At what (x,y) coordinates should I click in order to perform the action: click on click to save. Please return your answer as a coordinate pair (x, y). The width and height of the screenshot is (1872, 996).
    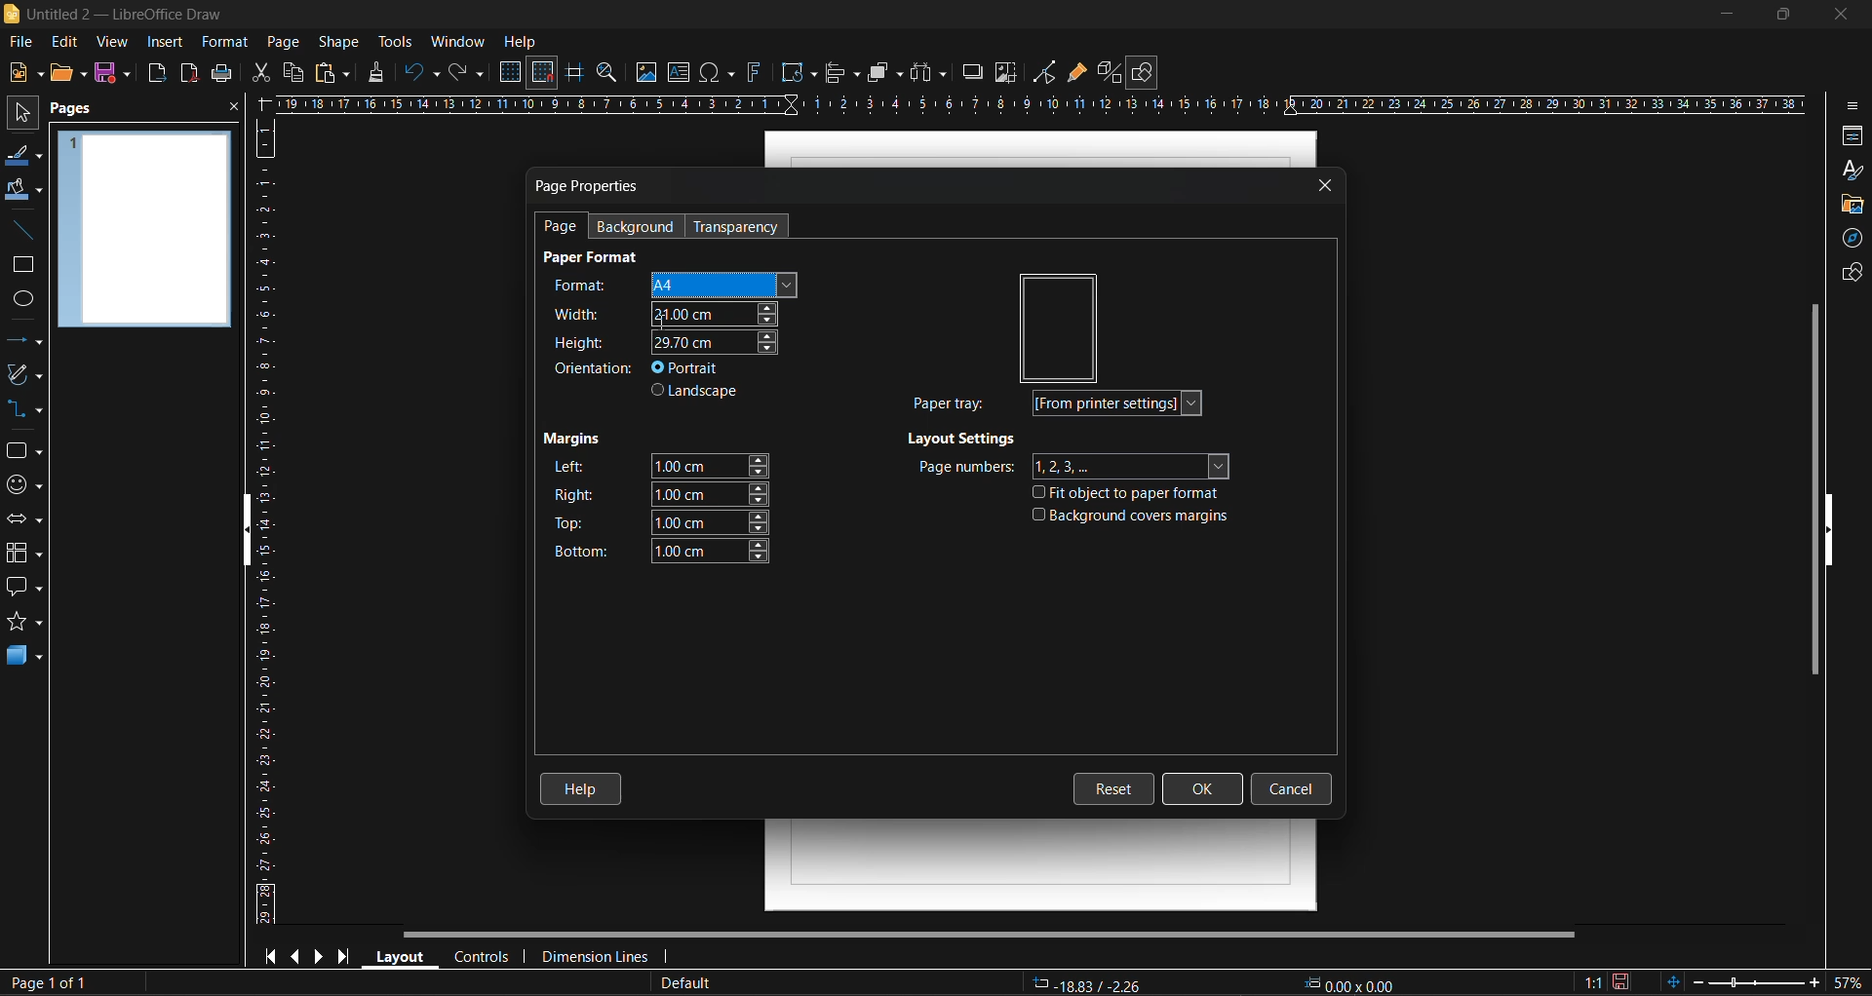
    Looking at the image, I should click on (1620, 981).